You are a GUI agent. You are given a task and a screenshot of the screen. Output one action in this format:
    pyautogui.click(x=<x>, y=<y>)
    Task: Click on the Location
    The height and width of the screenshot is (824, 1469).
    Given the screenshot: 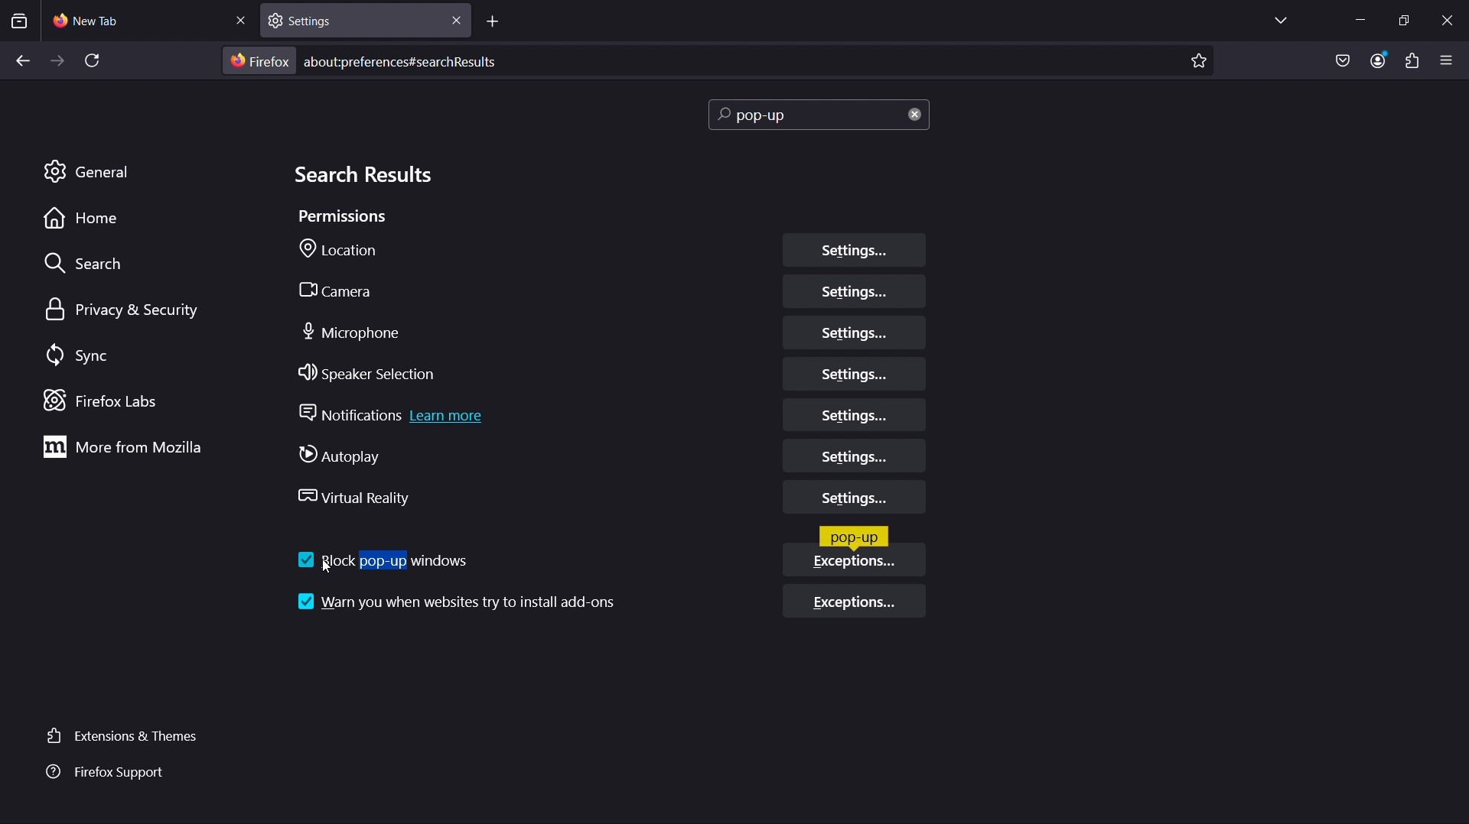 What is the action you would take?
    pyautogui.click(x=345, y=251)
    